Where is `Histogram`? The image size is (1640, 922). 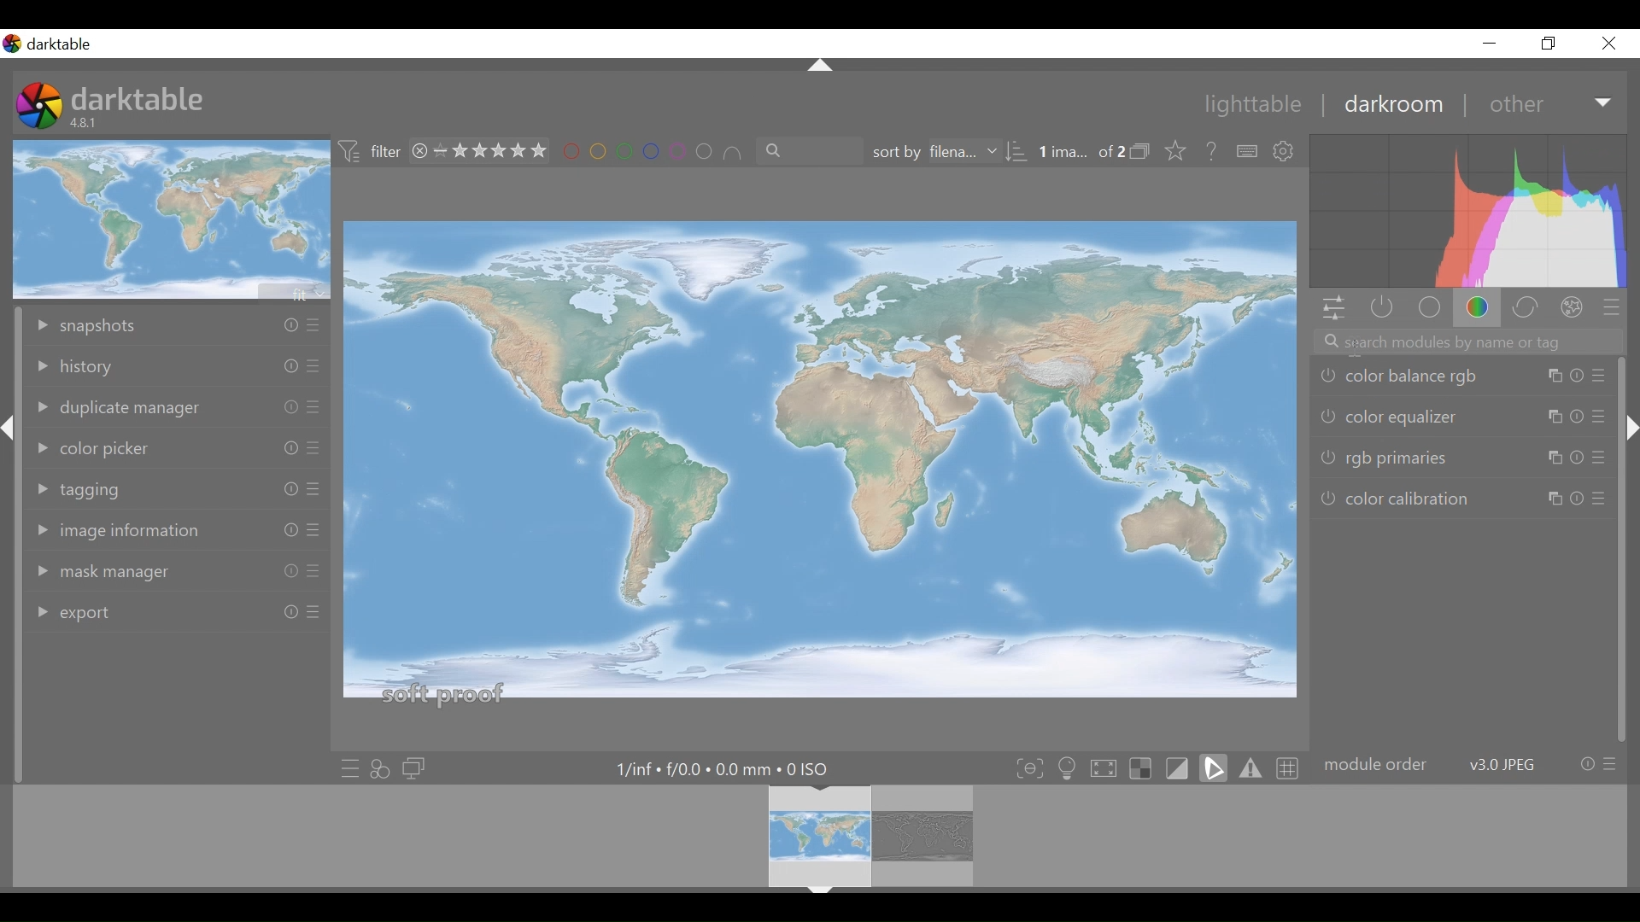 Histogram is located at coordinates (1474, 211).